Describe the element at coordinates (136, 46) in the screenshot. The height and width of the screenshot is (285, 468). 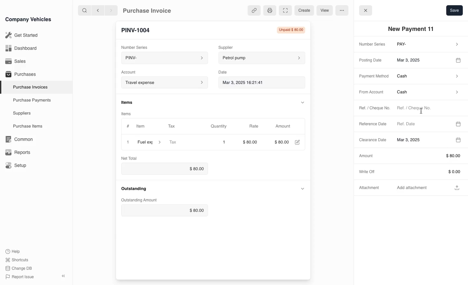
I see `Number Series` at that location.